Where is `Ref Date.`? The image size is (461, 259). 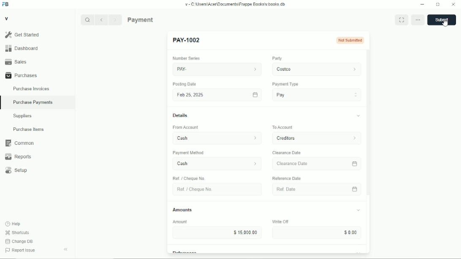 Ref Date. is located at coordinates (312, 189).